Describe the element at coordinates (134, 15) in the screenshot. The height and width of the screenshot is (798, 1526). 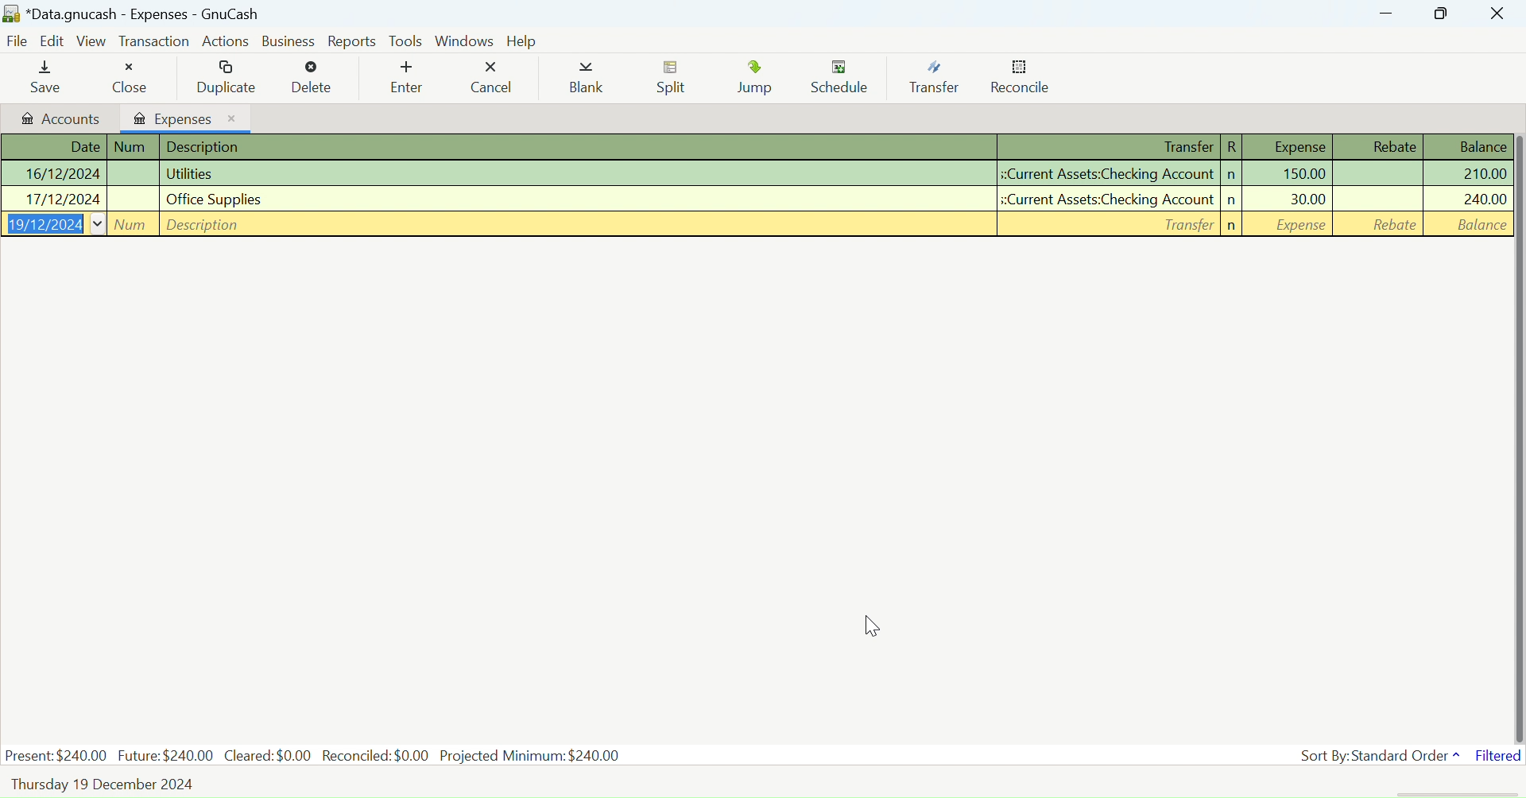
I see `*Data.gnucash - Accounts - GnuCash` at that location.